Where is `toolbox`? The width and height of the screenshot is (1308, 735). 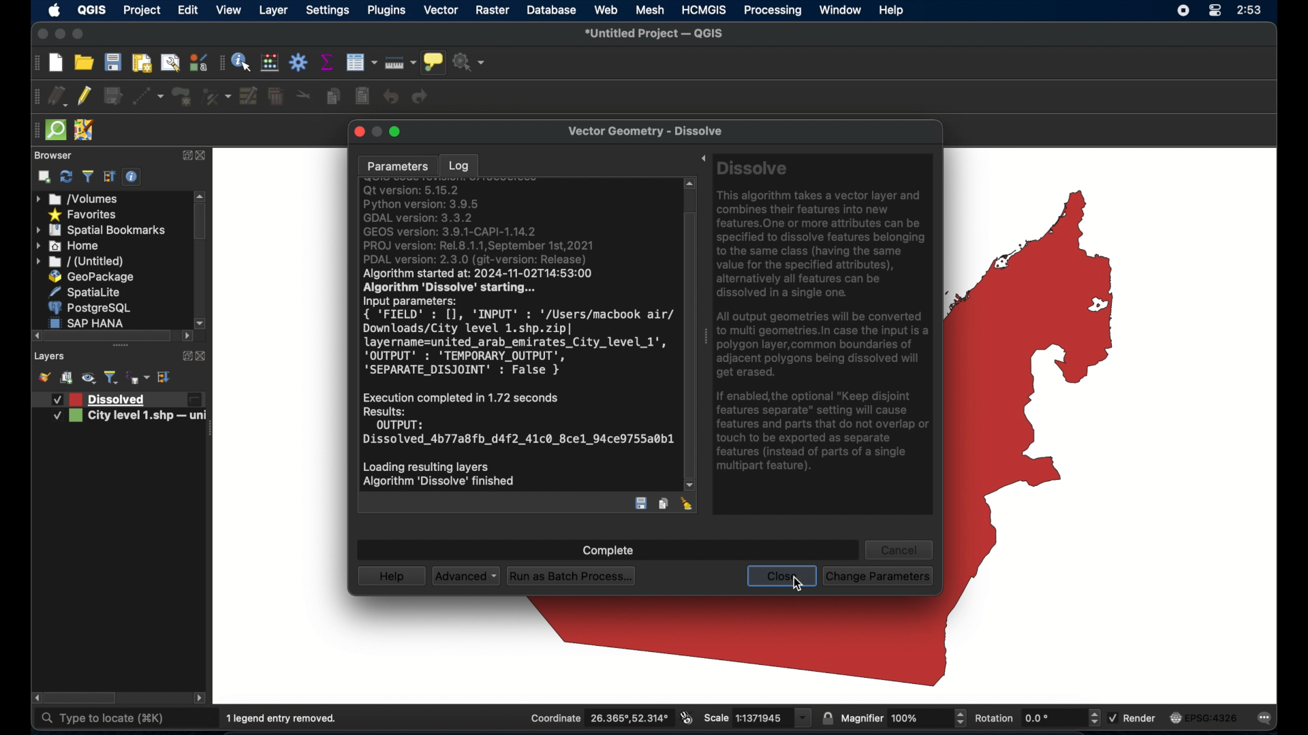
toolbox is located at coordinates (299, 62).